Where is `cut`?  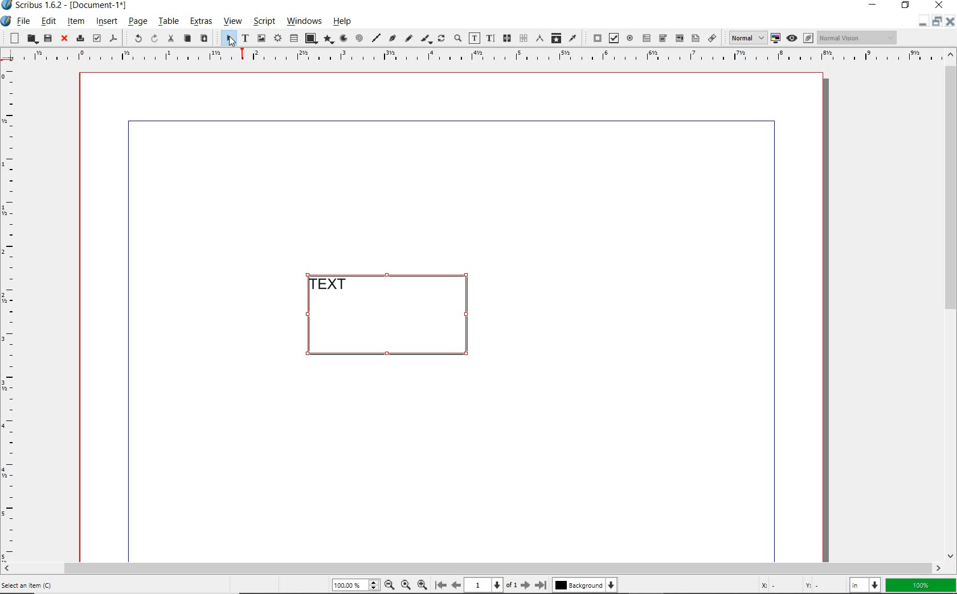 cut is located at coordinates (170, 38).